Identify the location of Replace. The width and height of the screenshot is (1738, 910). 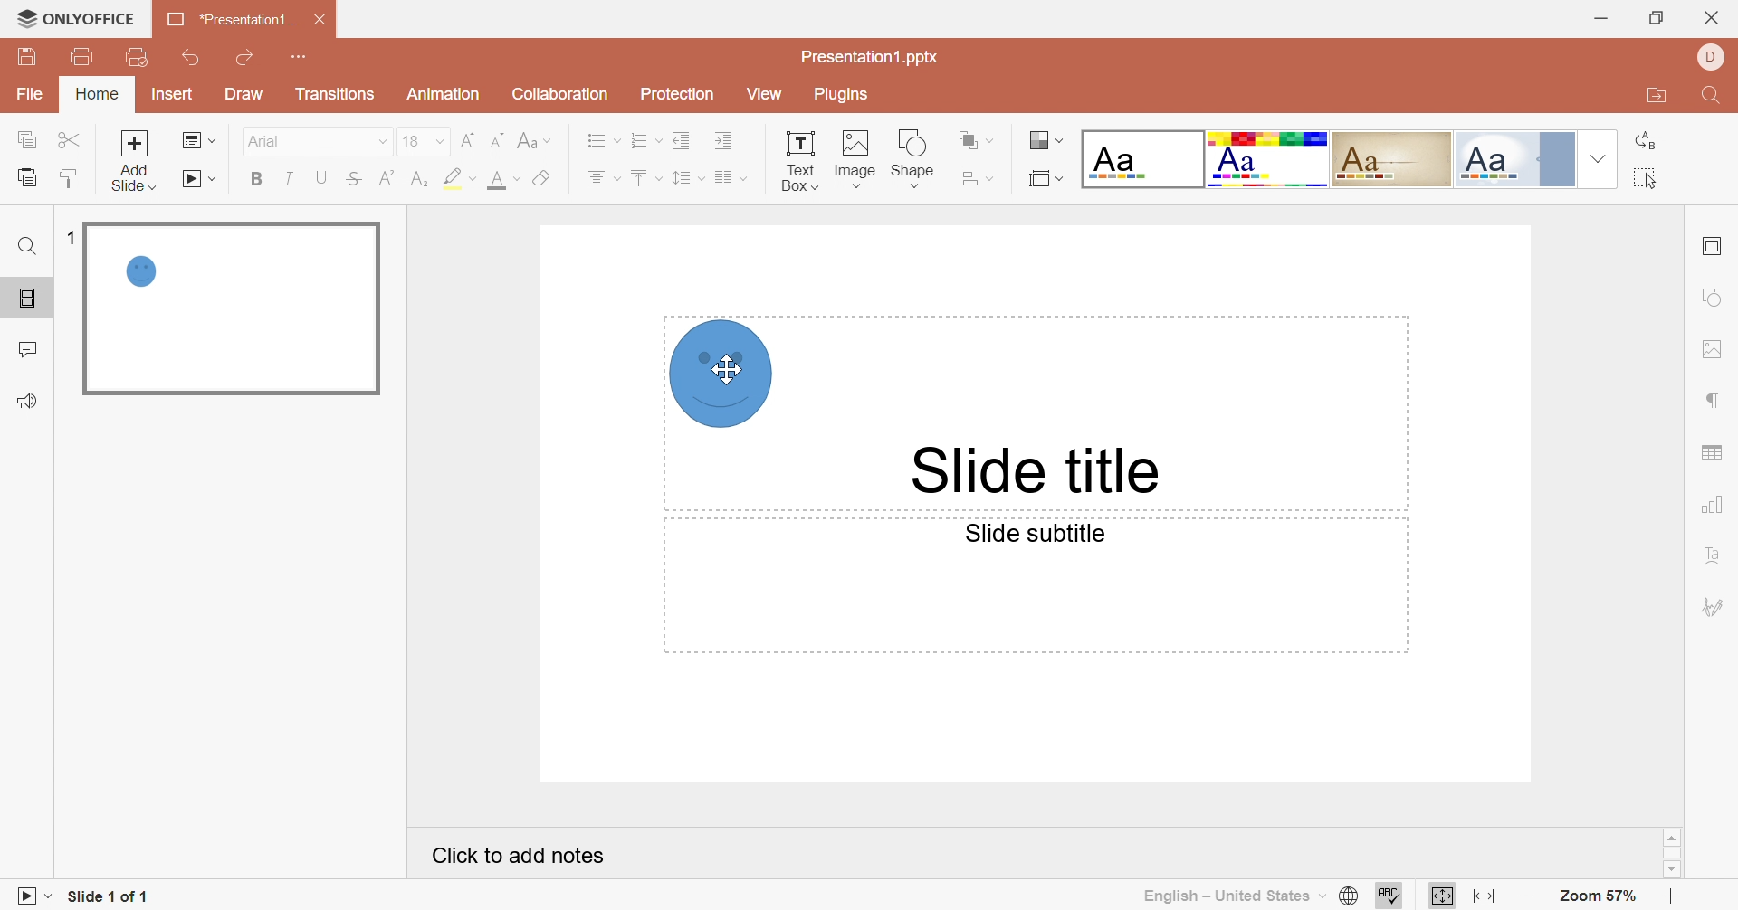
(1648, 141).